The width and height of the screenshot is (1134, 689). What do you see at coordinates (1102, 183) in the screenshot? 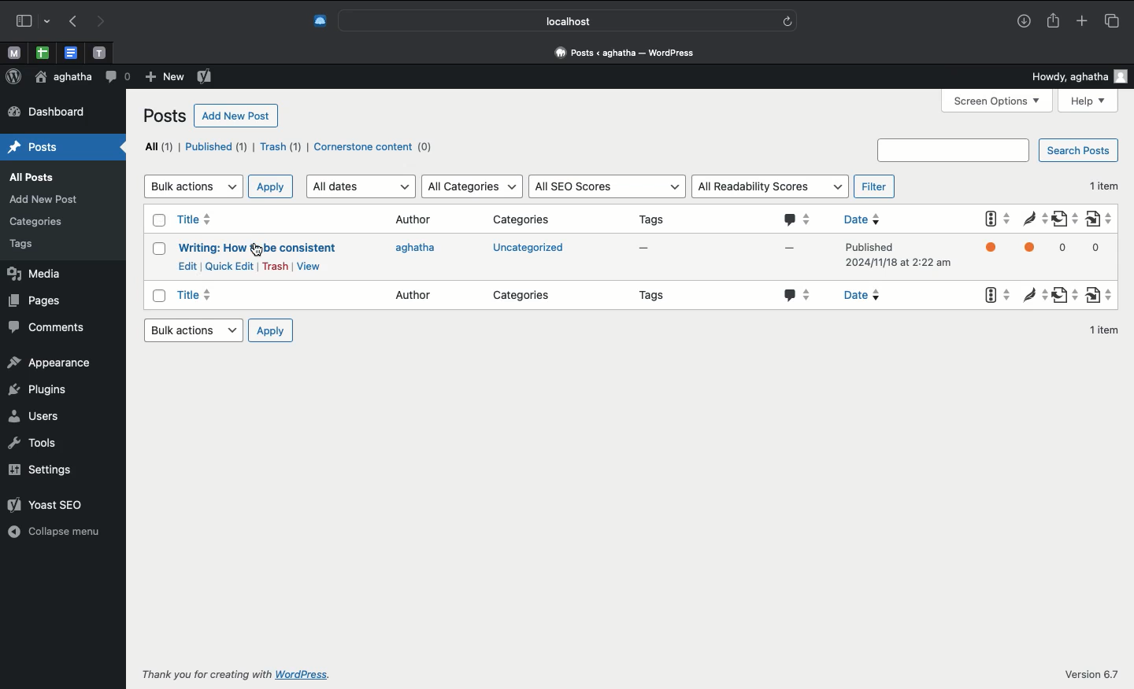
I see `1 item` at bounding box center [1102, 183].